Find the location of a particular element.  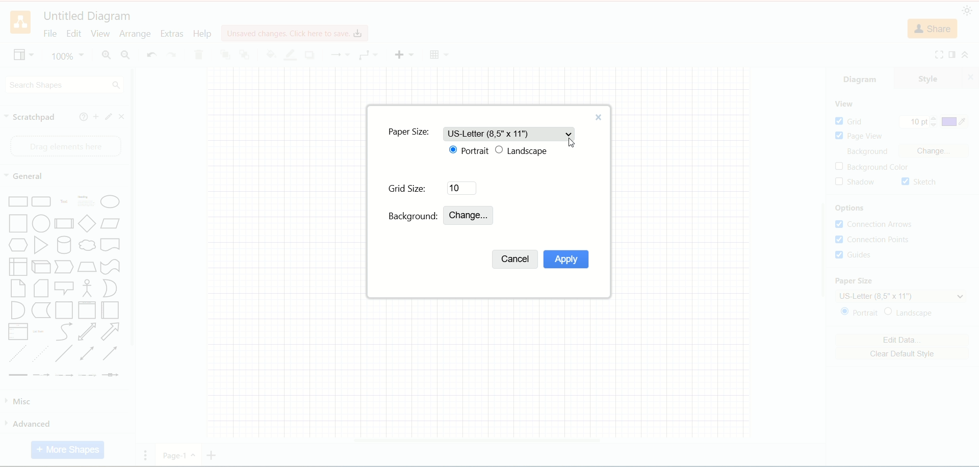

Bidirectional Arrow is located at coordinates (87, 332).